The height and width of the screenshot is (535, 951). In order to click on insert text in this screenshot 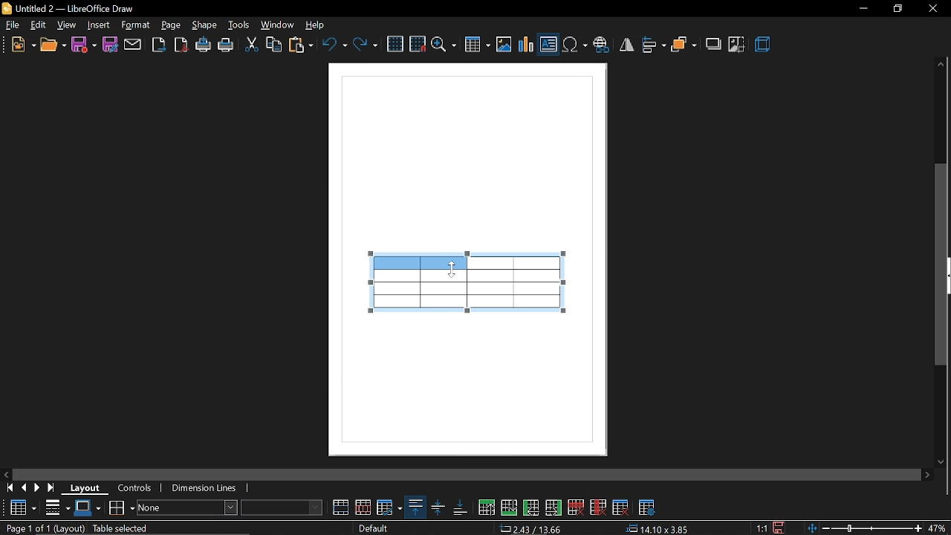, I will do `click(549, 43)`.